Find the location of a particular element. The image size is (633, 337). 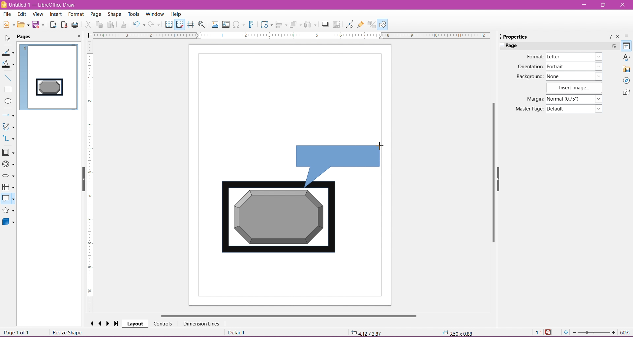

Tools is located at coordinates (132, 14).